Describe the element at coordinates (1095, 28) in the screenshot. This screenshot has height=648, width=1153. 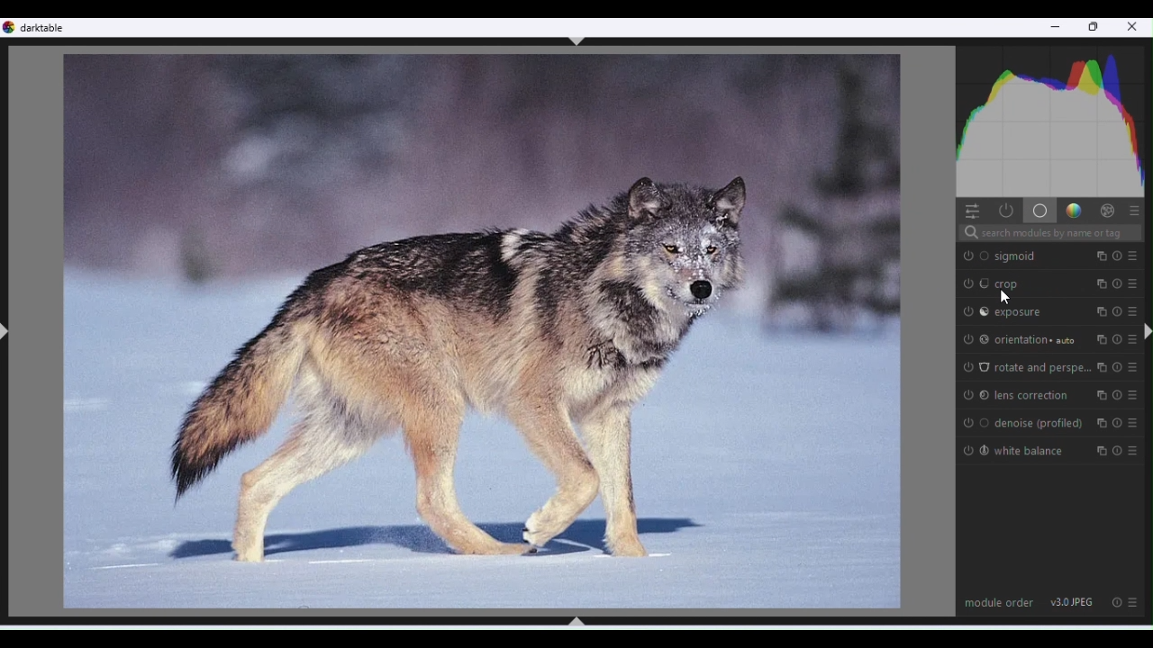
I see `Restore` at that location.